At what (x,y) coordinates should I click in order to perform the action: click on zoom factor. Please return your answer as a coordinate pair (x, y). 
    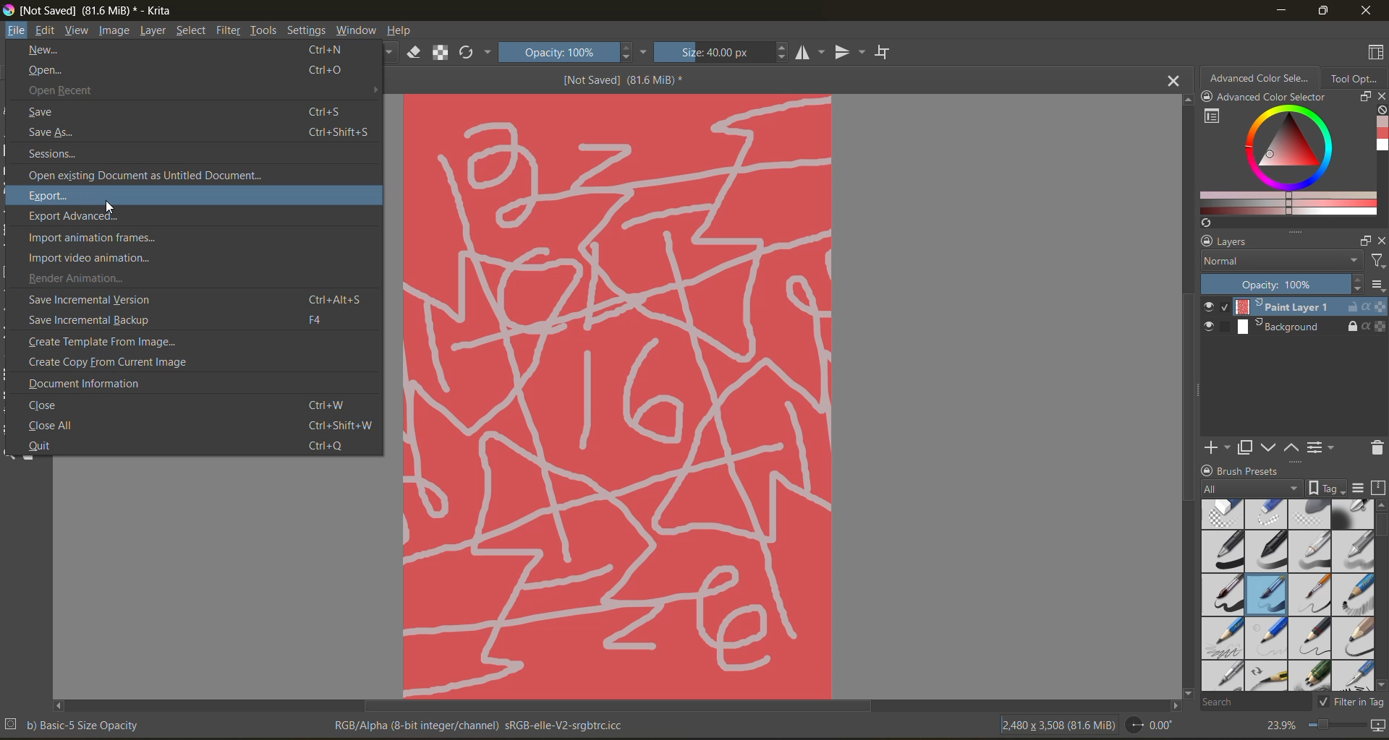
    Looking at the image, I should click on (1278, 726).